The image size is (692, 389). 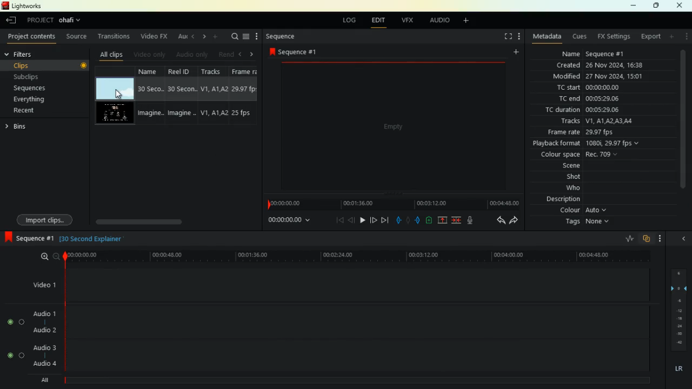 What do you see at coordinates (392, 127) in the screenshot?
I see `screen` at bounding box center [392, 127].